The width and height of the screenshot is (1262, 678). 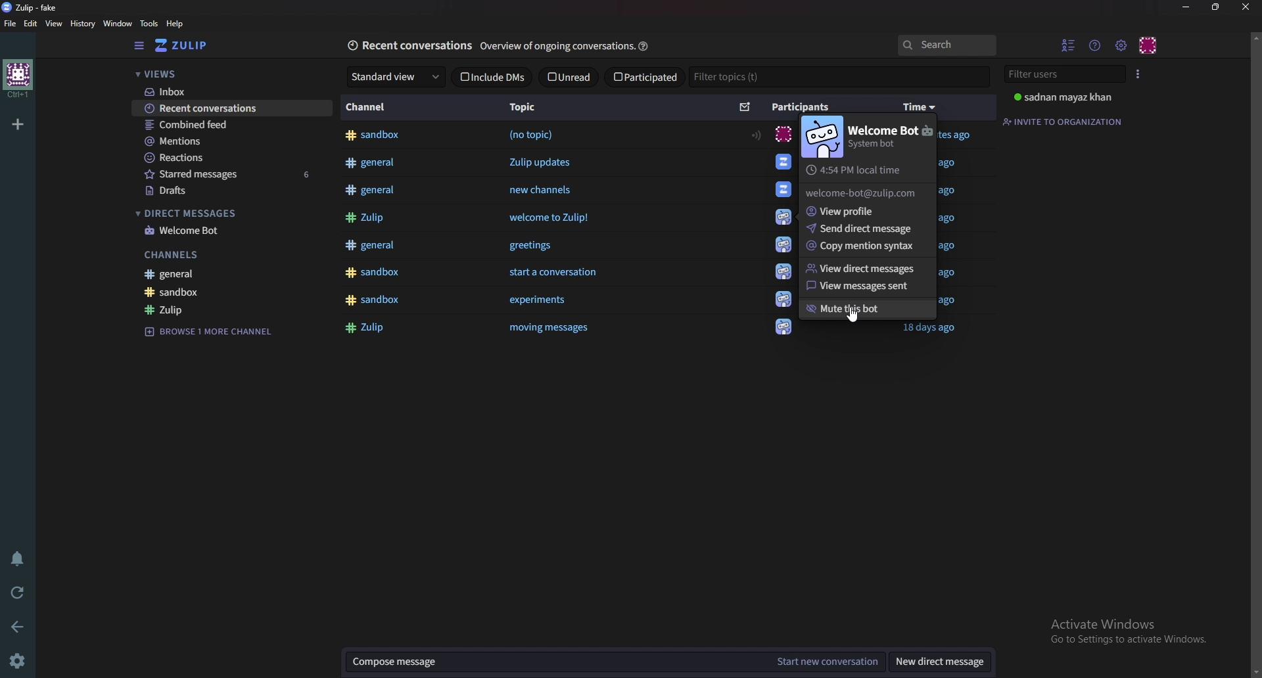 What do you see at coordinates (859, 211) in the screenshot?
I see `View profile` at bounding box center [859, 211].